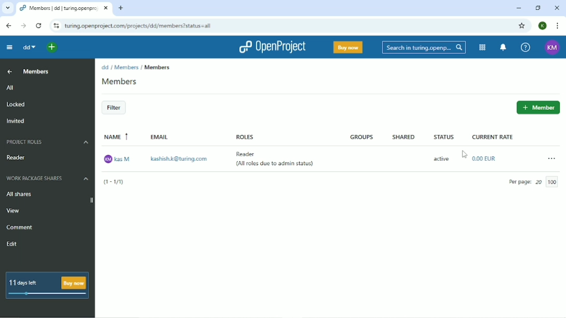  What do you see at coordinates (497, 138) in the screenshot?
I see `Current rate` at bounding box center [497, 138].